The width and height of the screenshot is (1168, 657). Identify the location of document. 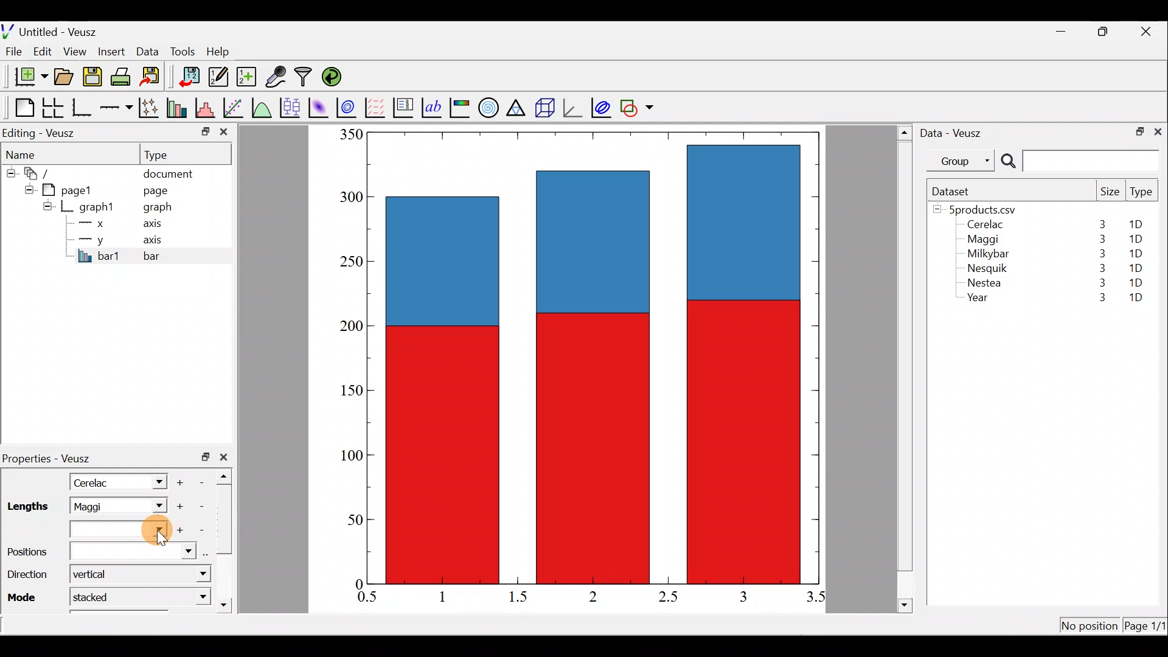
(168, 172).